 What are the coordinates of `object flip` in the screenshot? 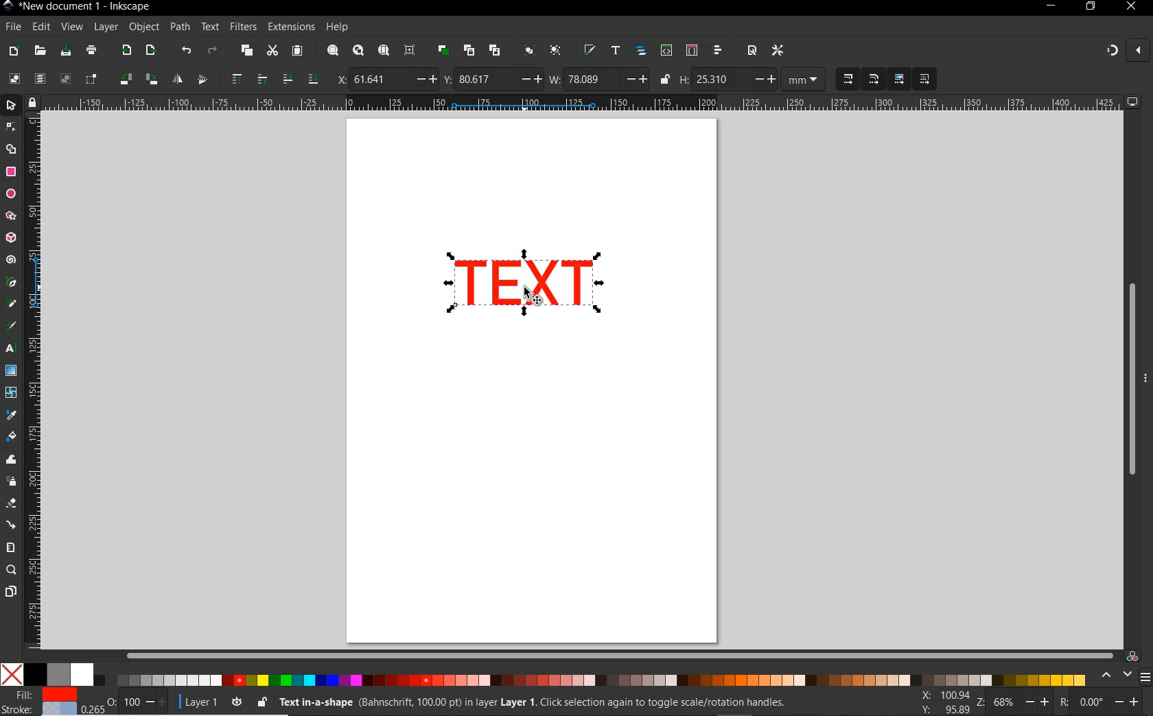 It's located at (188, 80).